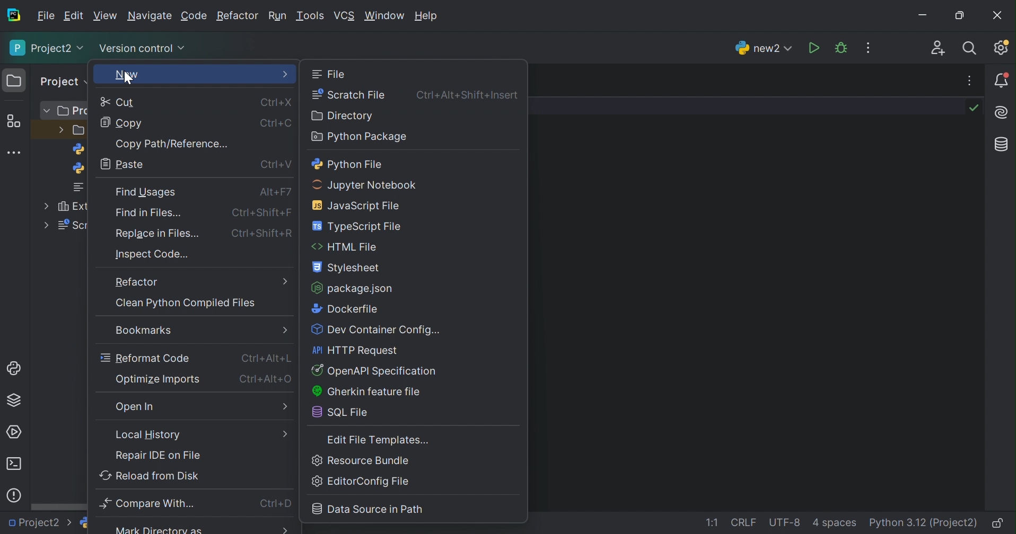  What do you see at coordinates (14, 80) in the screenshot?
I see `Folder icon` at bounding box center [14, 80].